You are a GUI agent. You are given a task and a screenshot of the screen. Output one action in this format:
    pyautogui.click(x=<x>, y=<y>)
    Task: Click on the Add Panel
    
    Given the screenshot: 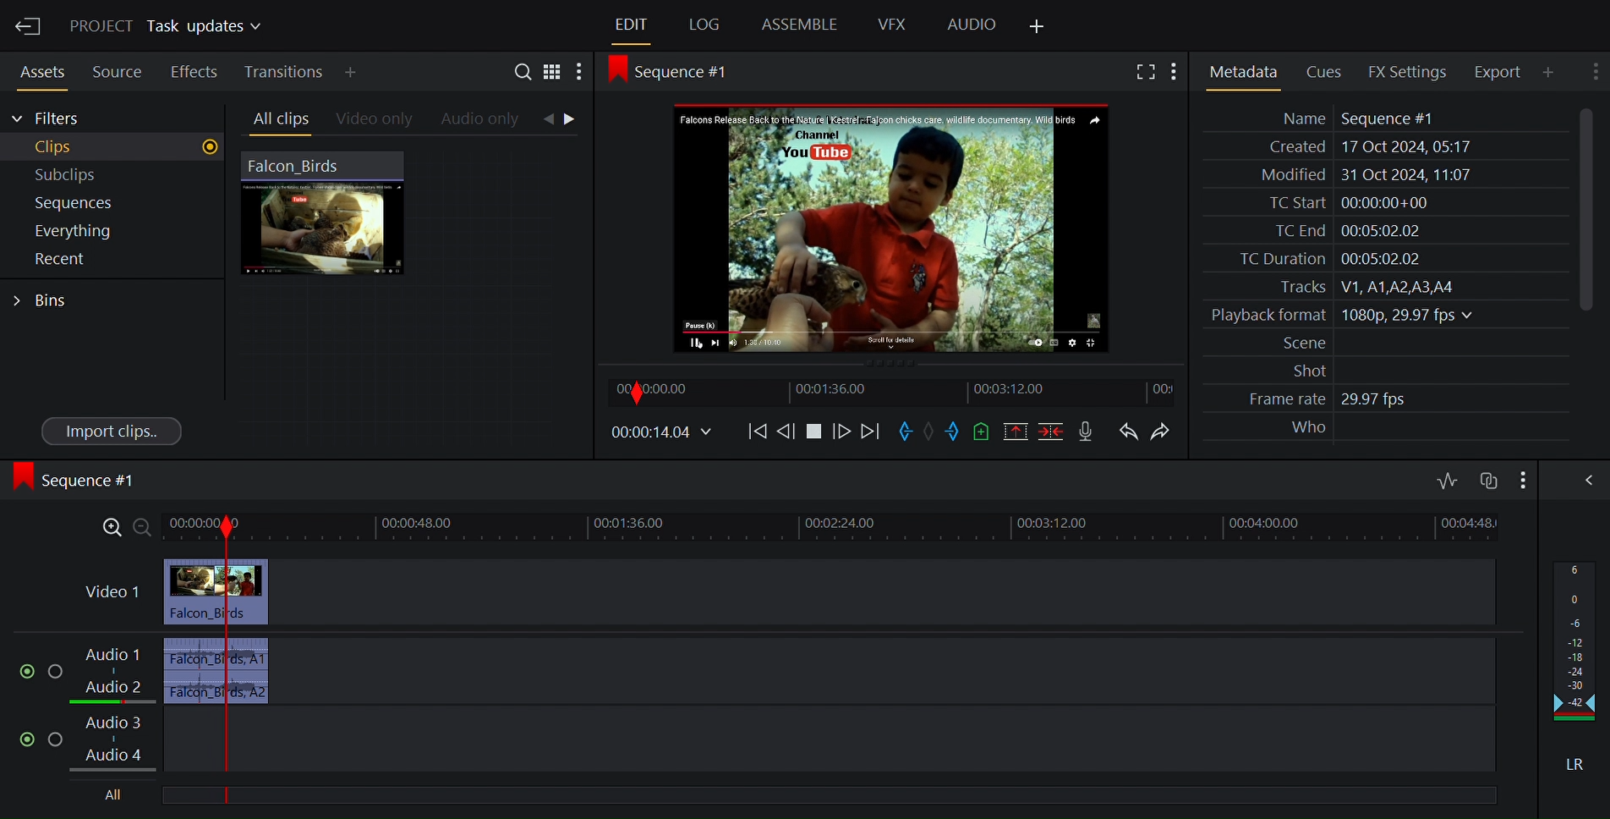 What is the action you would take?
    pyautogui.click(x=1547, y=71)
    